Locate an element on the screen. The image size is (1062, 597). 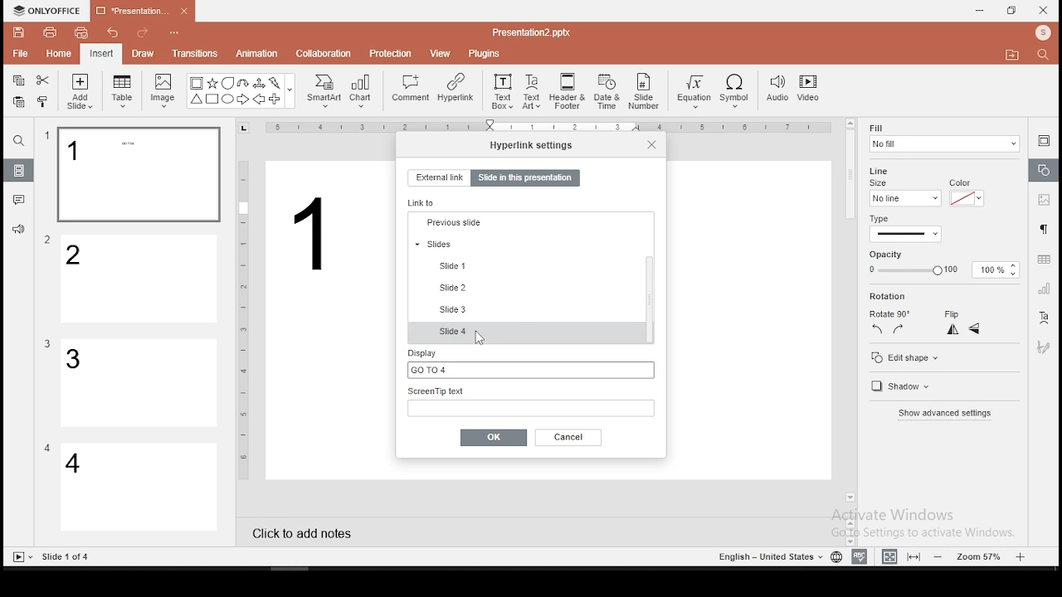
smart is located at coordinates (322, 91).